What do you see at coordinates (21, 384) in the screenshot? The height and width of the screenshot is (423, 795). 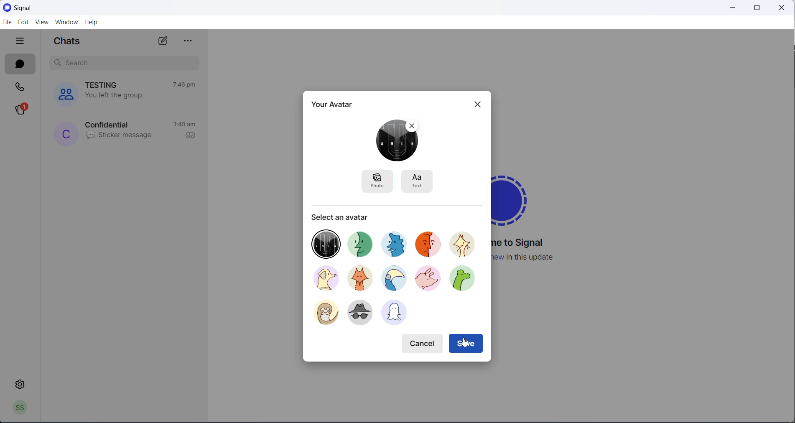 I see `settings` at bounding box center [21, 384].